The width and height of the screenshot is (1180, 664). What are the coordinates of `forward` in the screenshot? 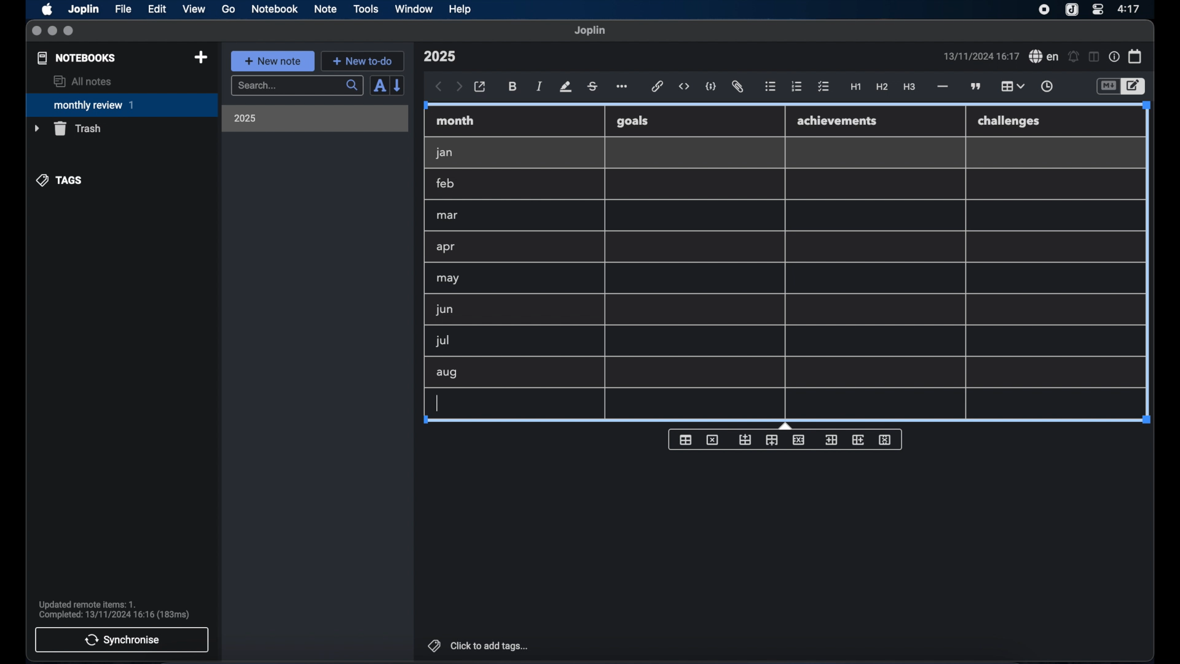 It's located at (459, 87).